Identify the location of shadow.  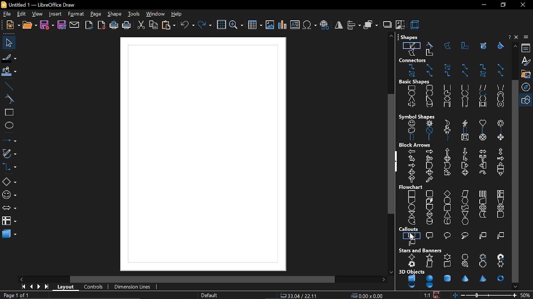
(387, 24).